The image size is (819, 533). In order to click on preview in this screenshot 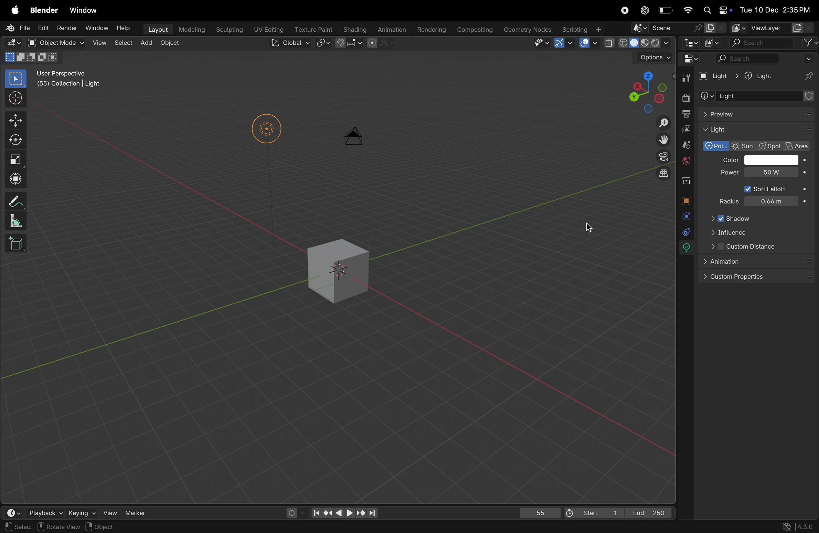, I will do `click(757, 114)`.